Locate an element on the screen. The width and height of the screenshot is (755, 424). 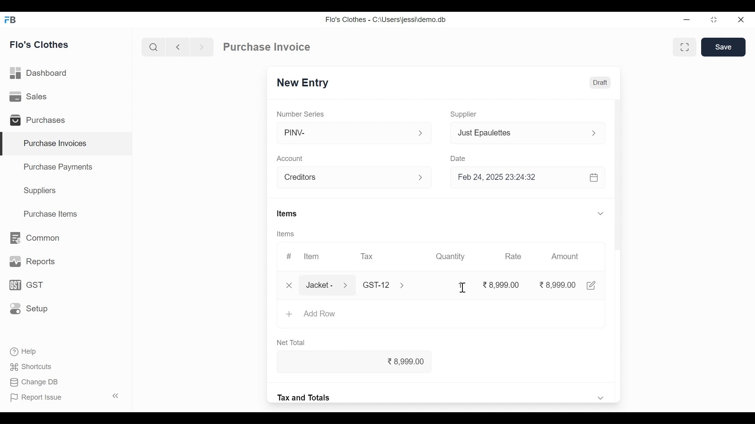
Account is located at coordinates (347, 177).